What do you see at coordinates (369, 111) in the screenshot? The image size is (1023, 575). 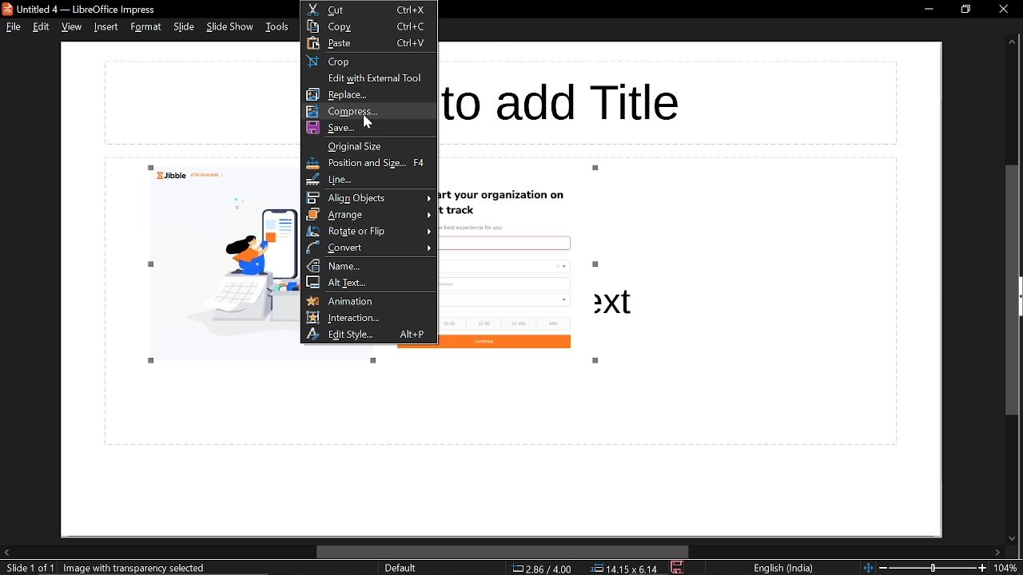 I see `compress` at bounding box center [369, 111].